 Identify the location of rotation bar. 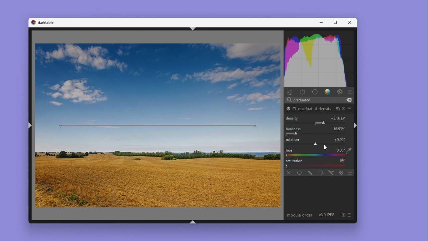
(158, 126).